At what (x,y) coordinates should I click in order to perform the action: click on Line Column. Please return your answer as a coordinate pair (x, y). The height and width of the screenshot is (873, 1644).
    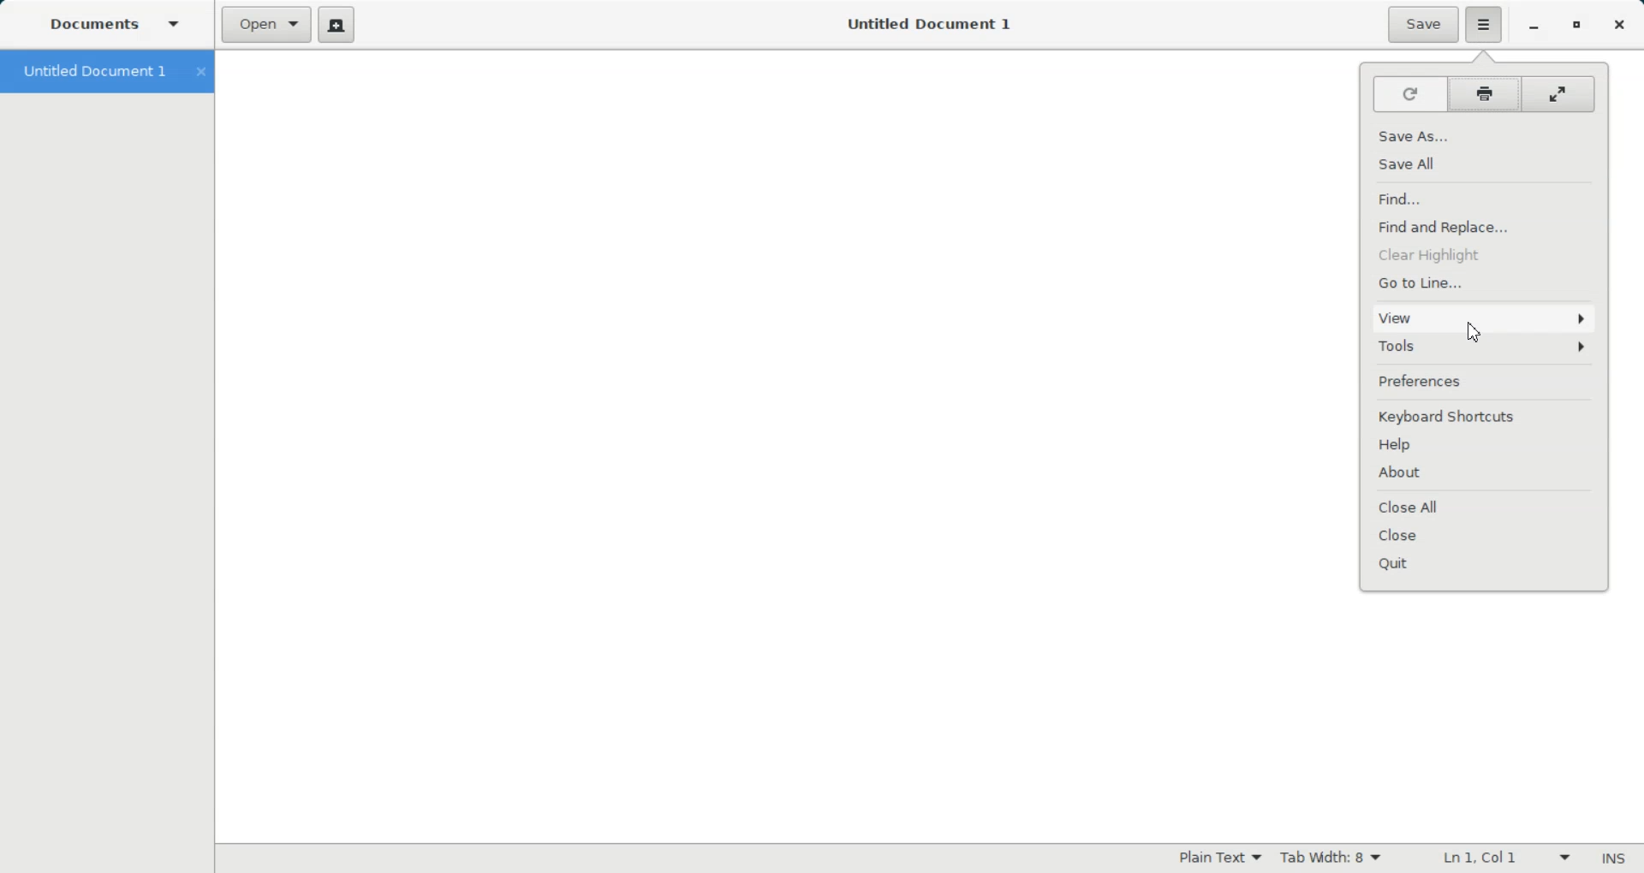
    Looking at the image, I should click on (1495, 857).